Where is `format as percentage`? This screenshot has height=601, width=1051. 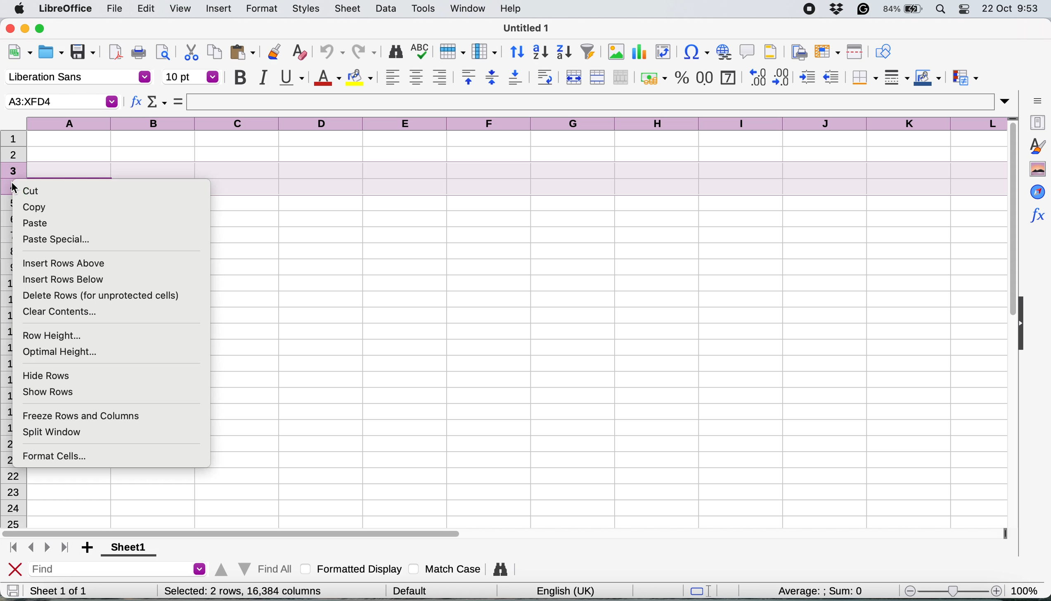
format as percentage is located at coordinates (682, 78).